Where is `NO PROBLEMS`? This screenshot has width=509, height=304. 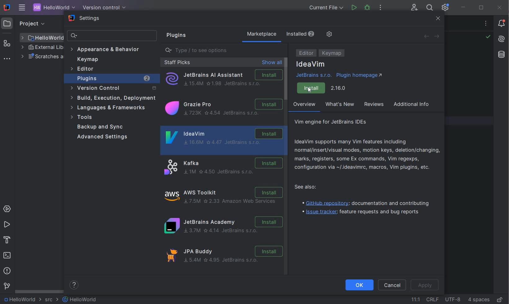 NO PROBLEMS is located at coordinates (488, 37).